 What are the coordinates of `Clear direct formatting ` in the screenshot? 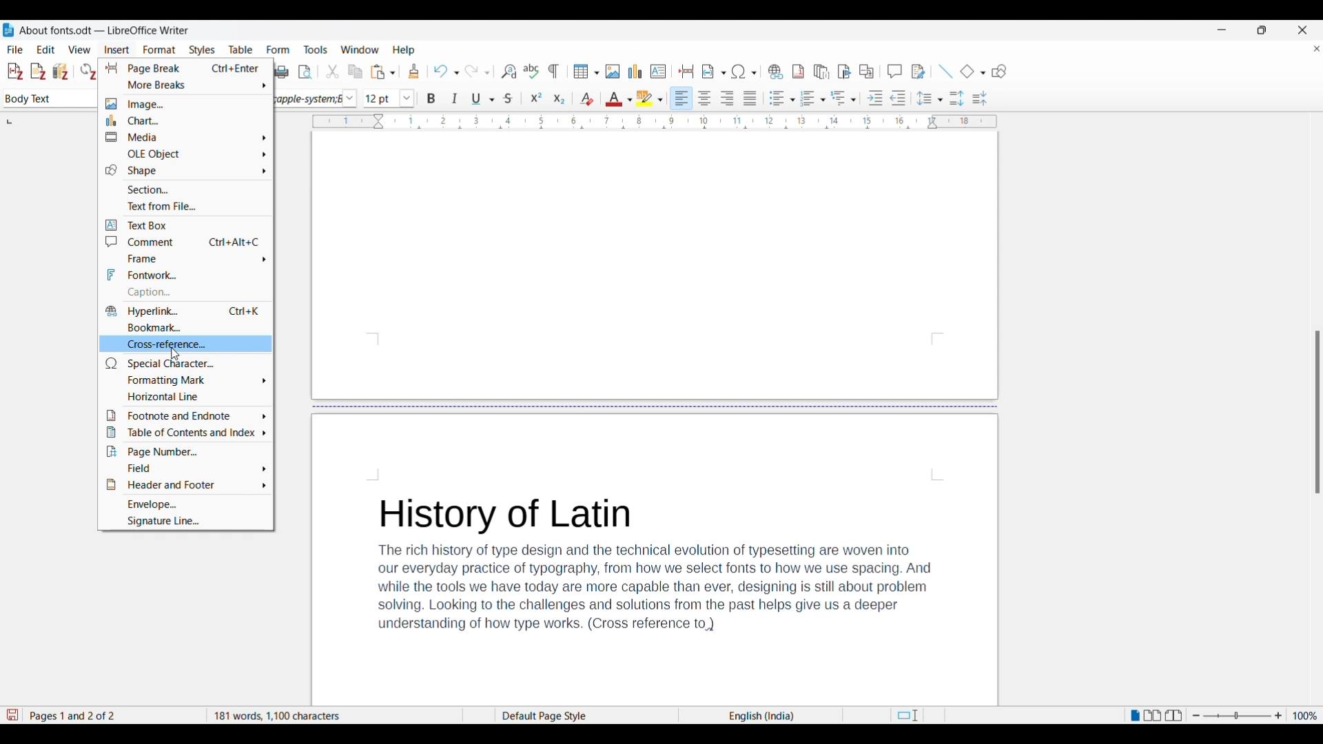 It's located at (587, 98).